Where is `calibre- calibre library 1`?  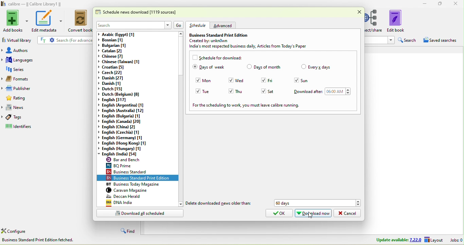 calibre- calibre library 1 is located at coordinates (35, 4).